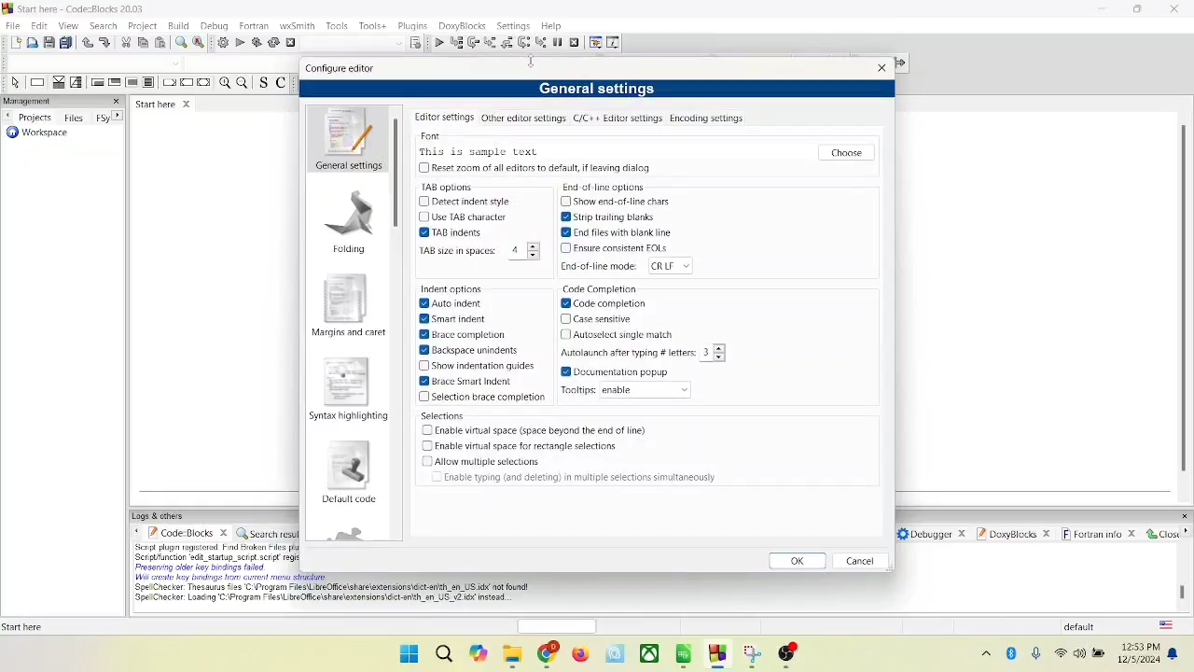 The image size is (1194, 672). Describe the element at coordinates (1018, 538) in the screenshot. I see `doxyblocks` at that location.